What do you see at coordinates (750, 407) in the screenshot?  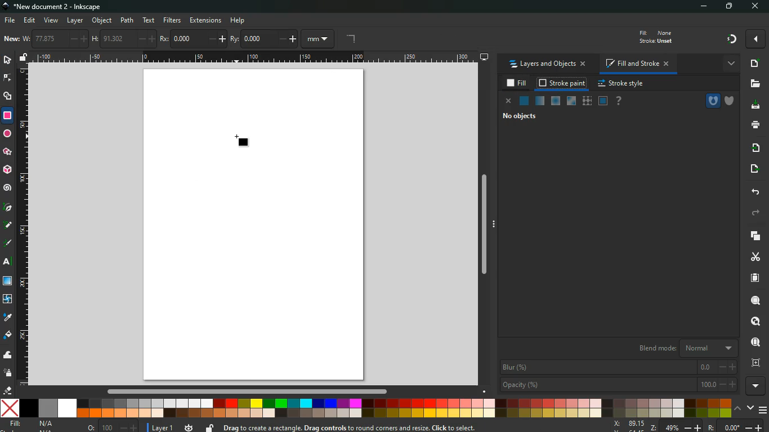 I see `down` at bounding box center [750, 407].